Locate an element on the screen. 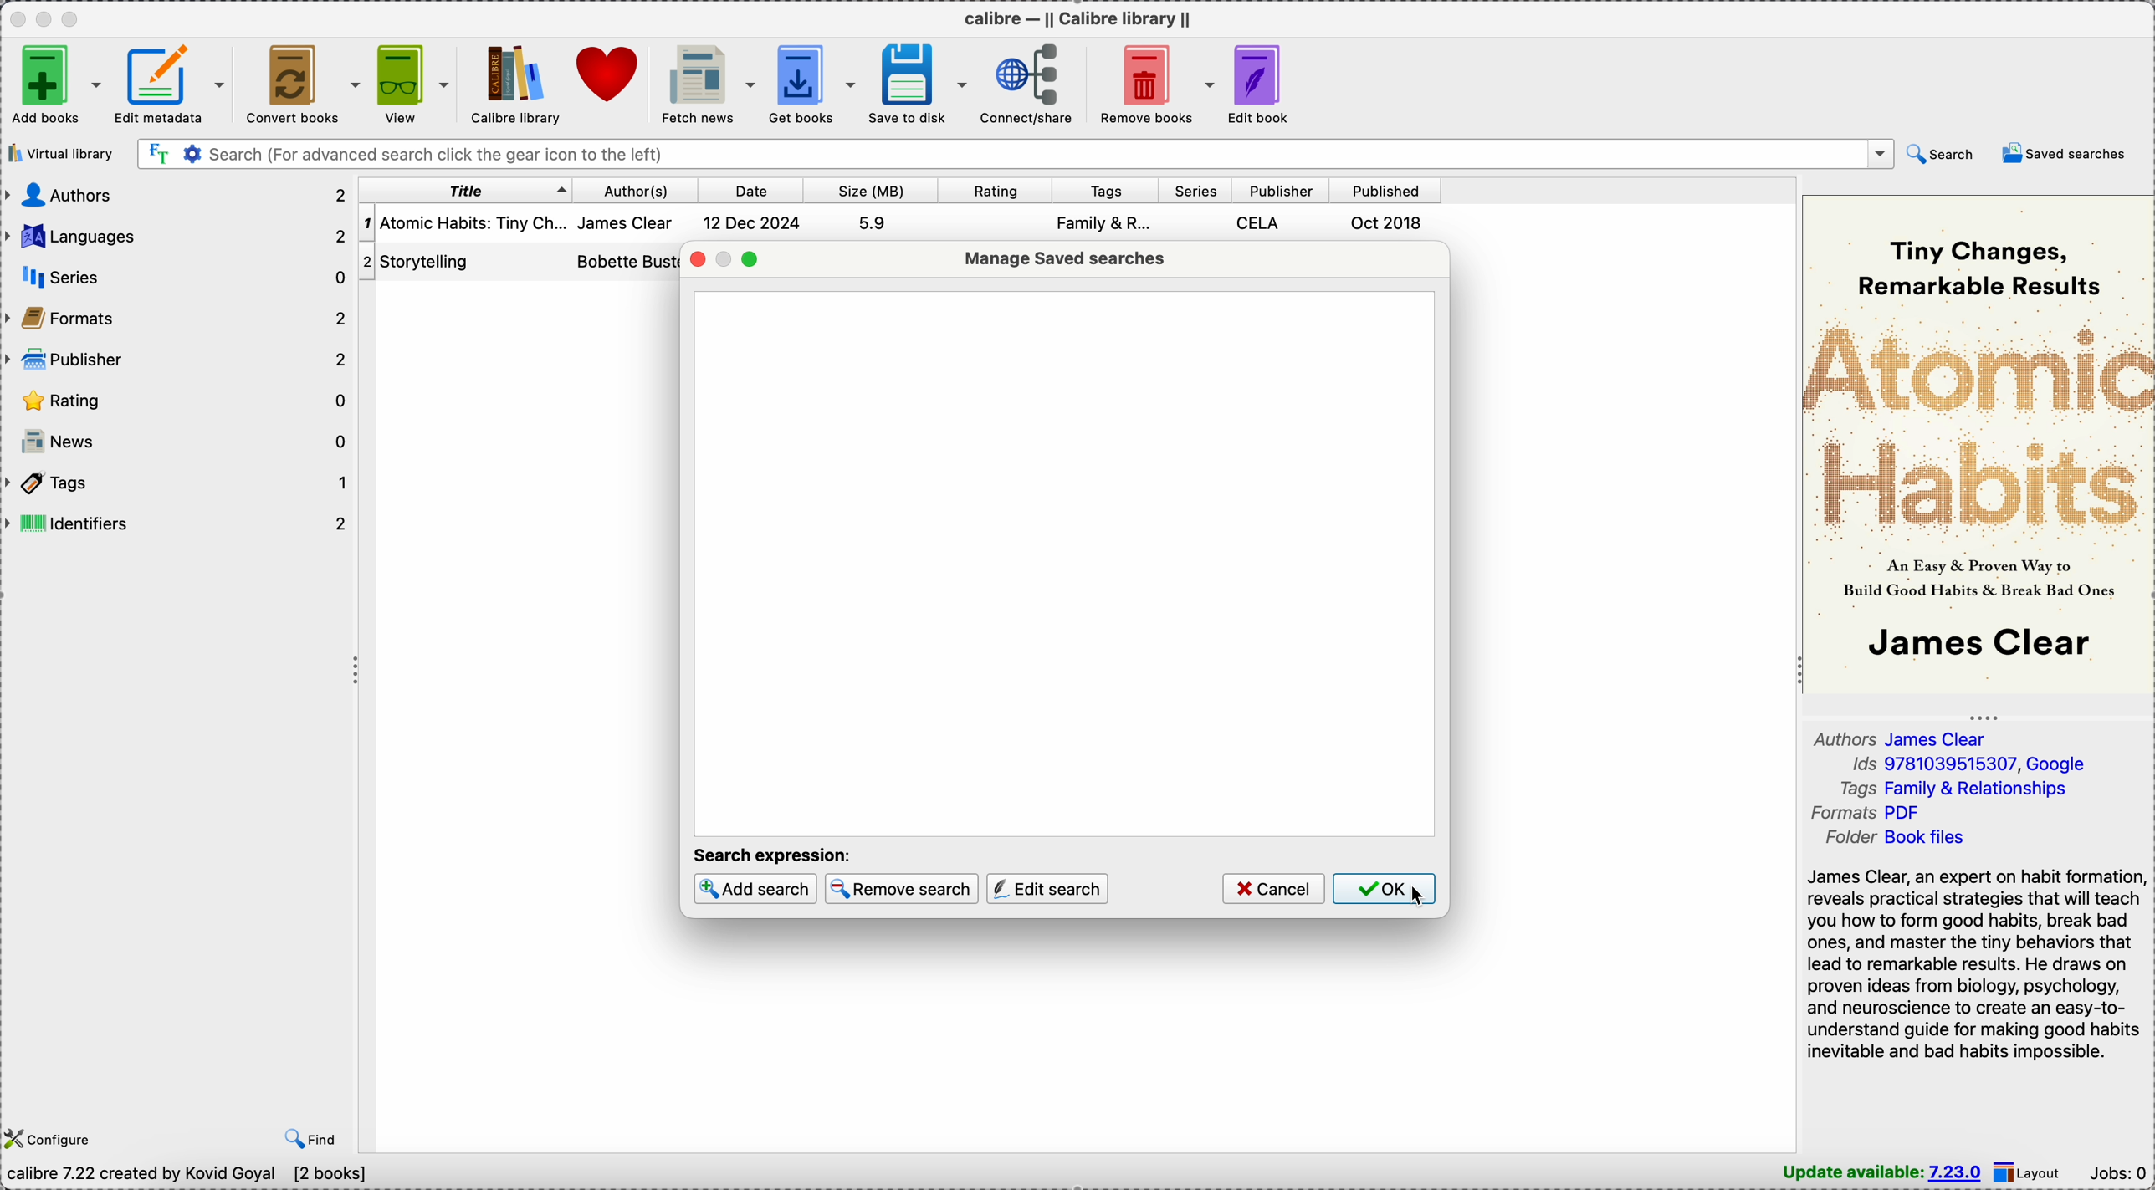 The height and width of the screenshot is (1190, 2155). click on OK is located at coordinates (1390, 891).